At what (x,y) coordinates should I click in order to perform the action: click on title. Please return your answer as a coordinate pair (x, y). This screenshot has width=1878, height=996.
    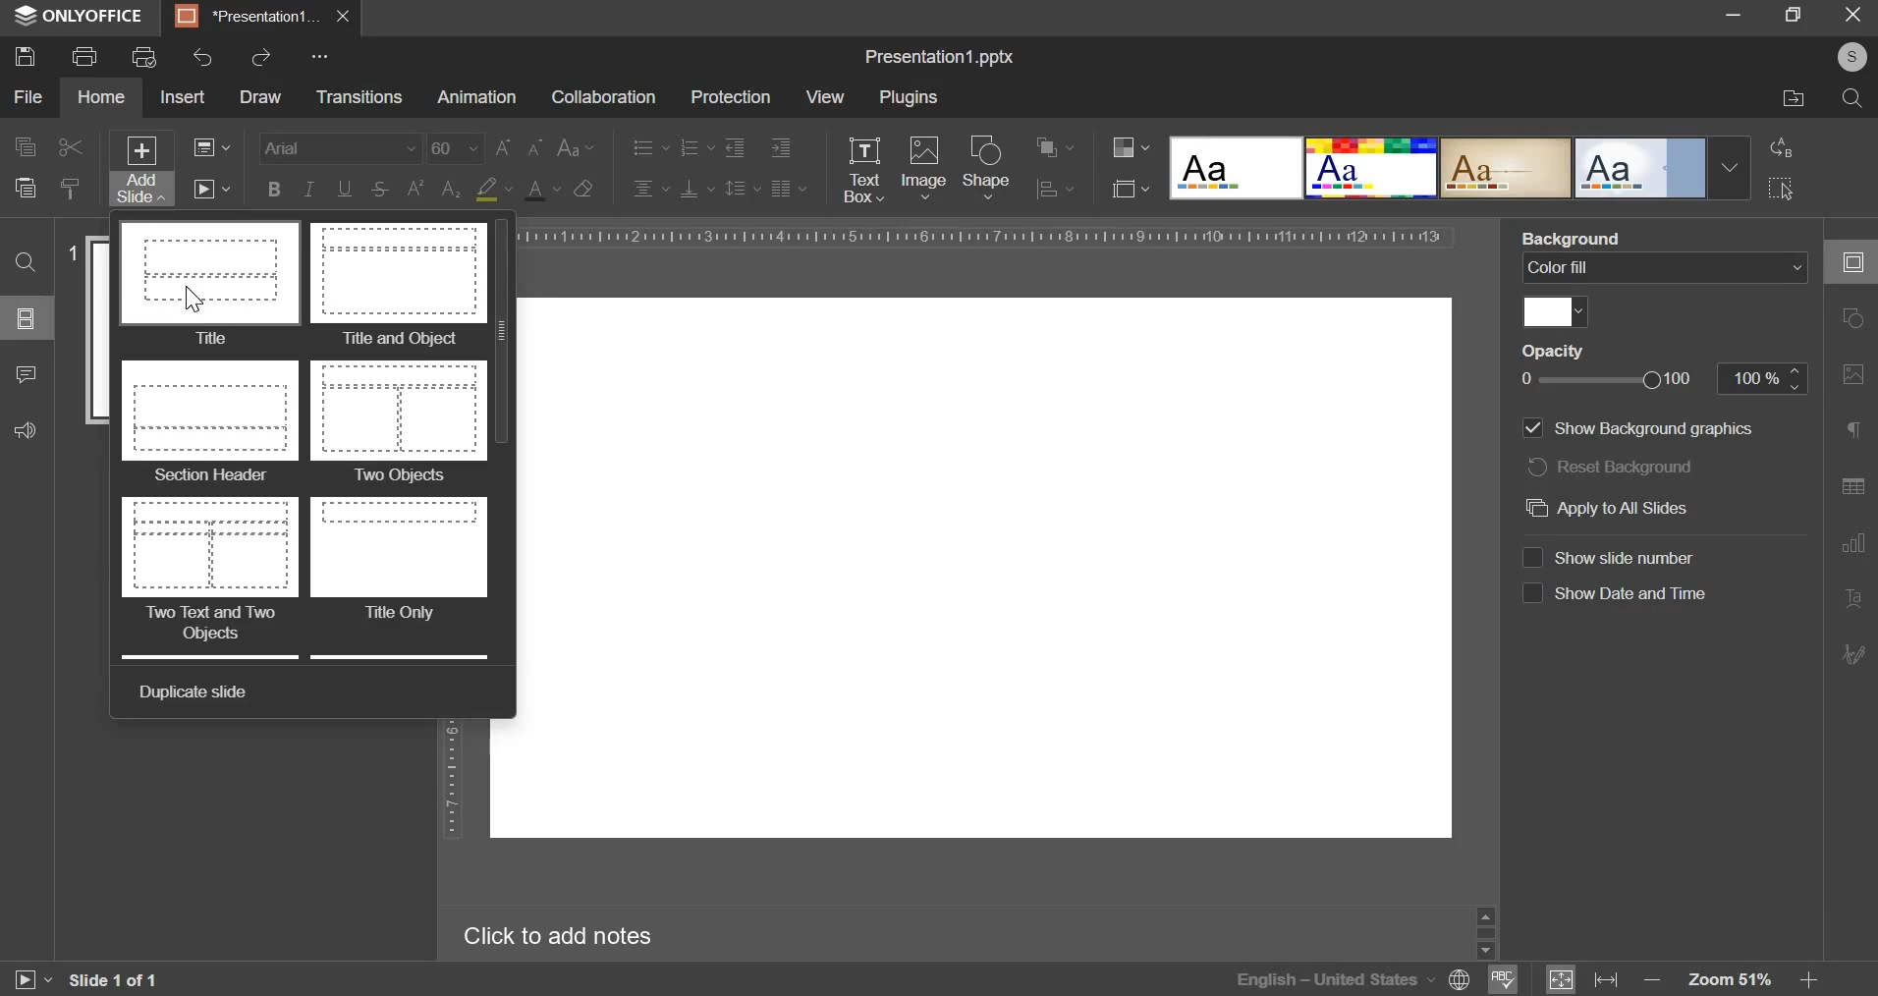
    Looking at the image, I should click on (210, 284).